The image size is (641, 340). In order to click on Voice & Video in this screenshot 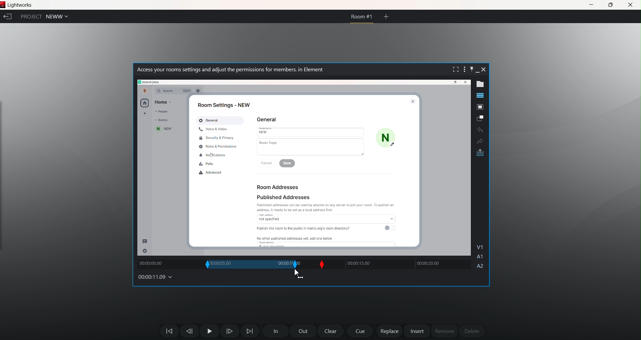, I will do `click(213, 129)`.